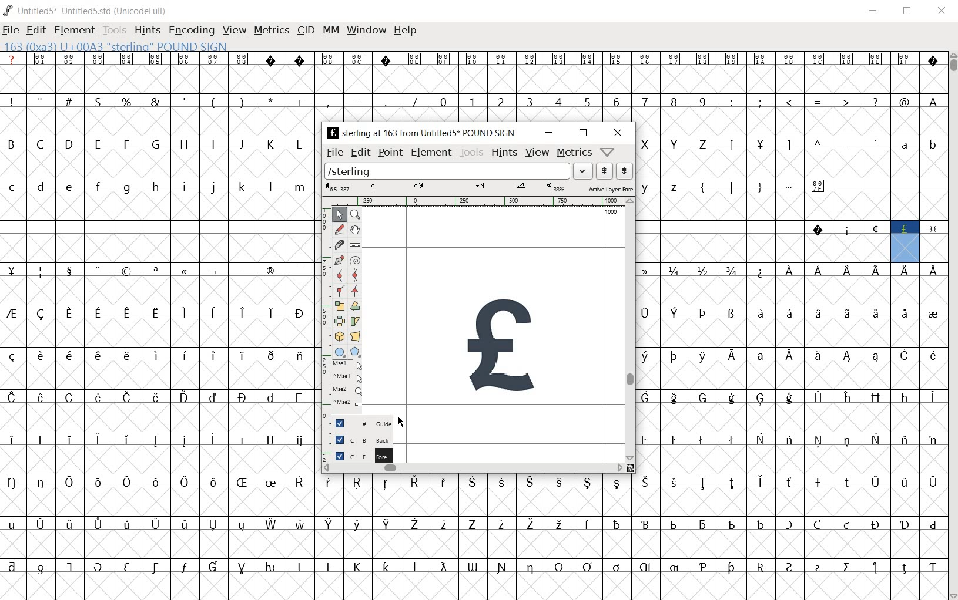  I want to click on Symbol, so click(932, 230).